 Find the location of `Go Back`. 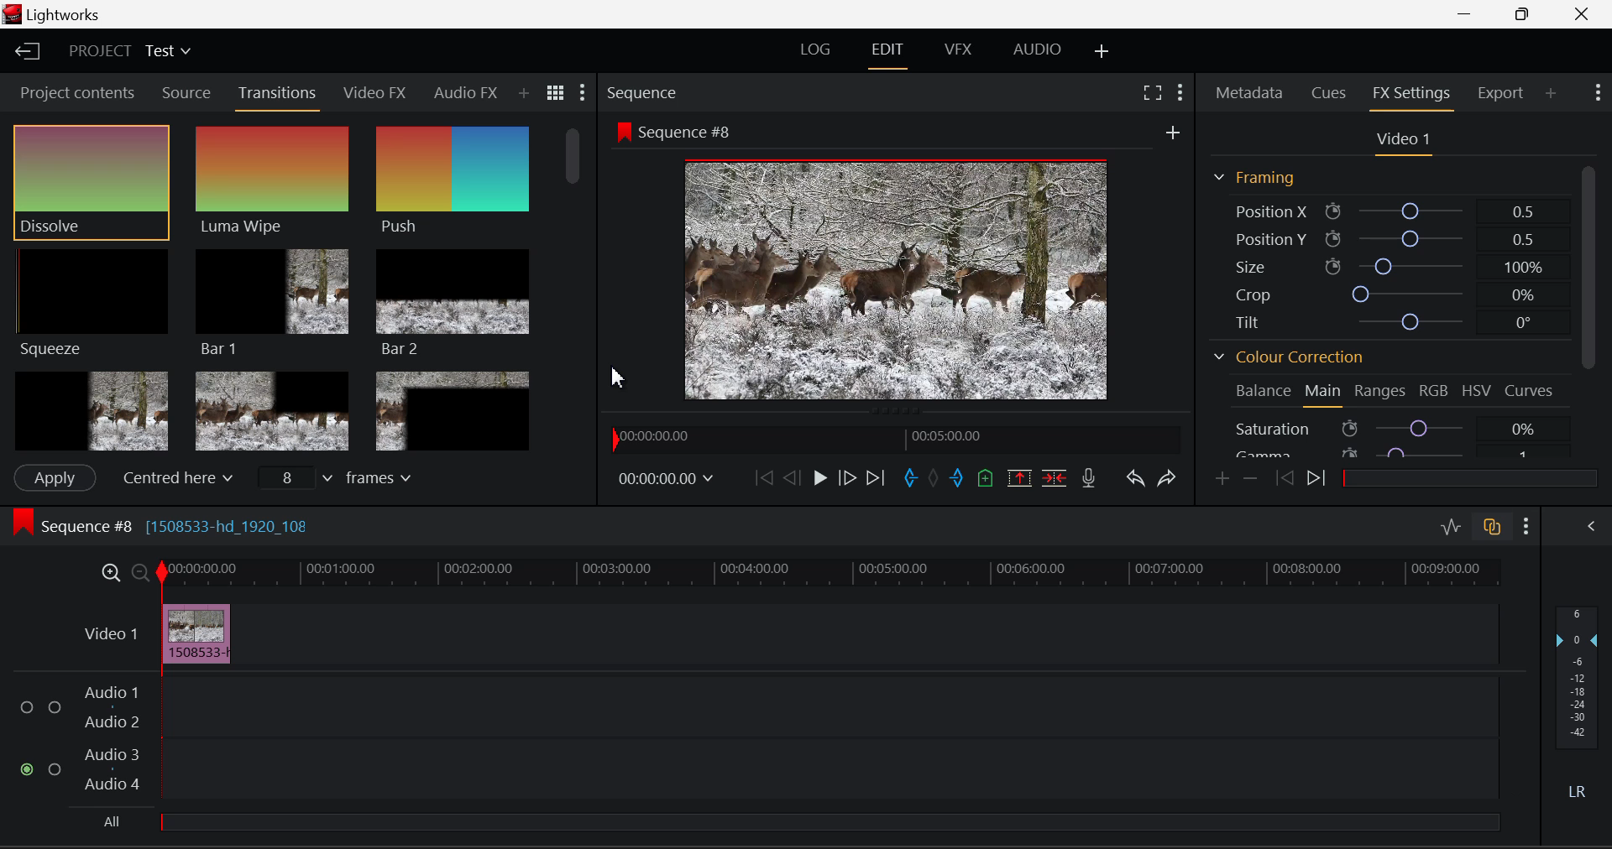

Go Back is located at coordinates (791, 477).